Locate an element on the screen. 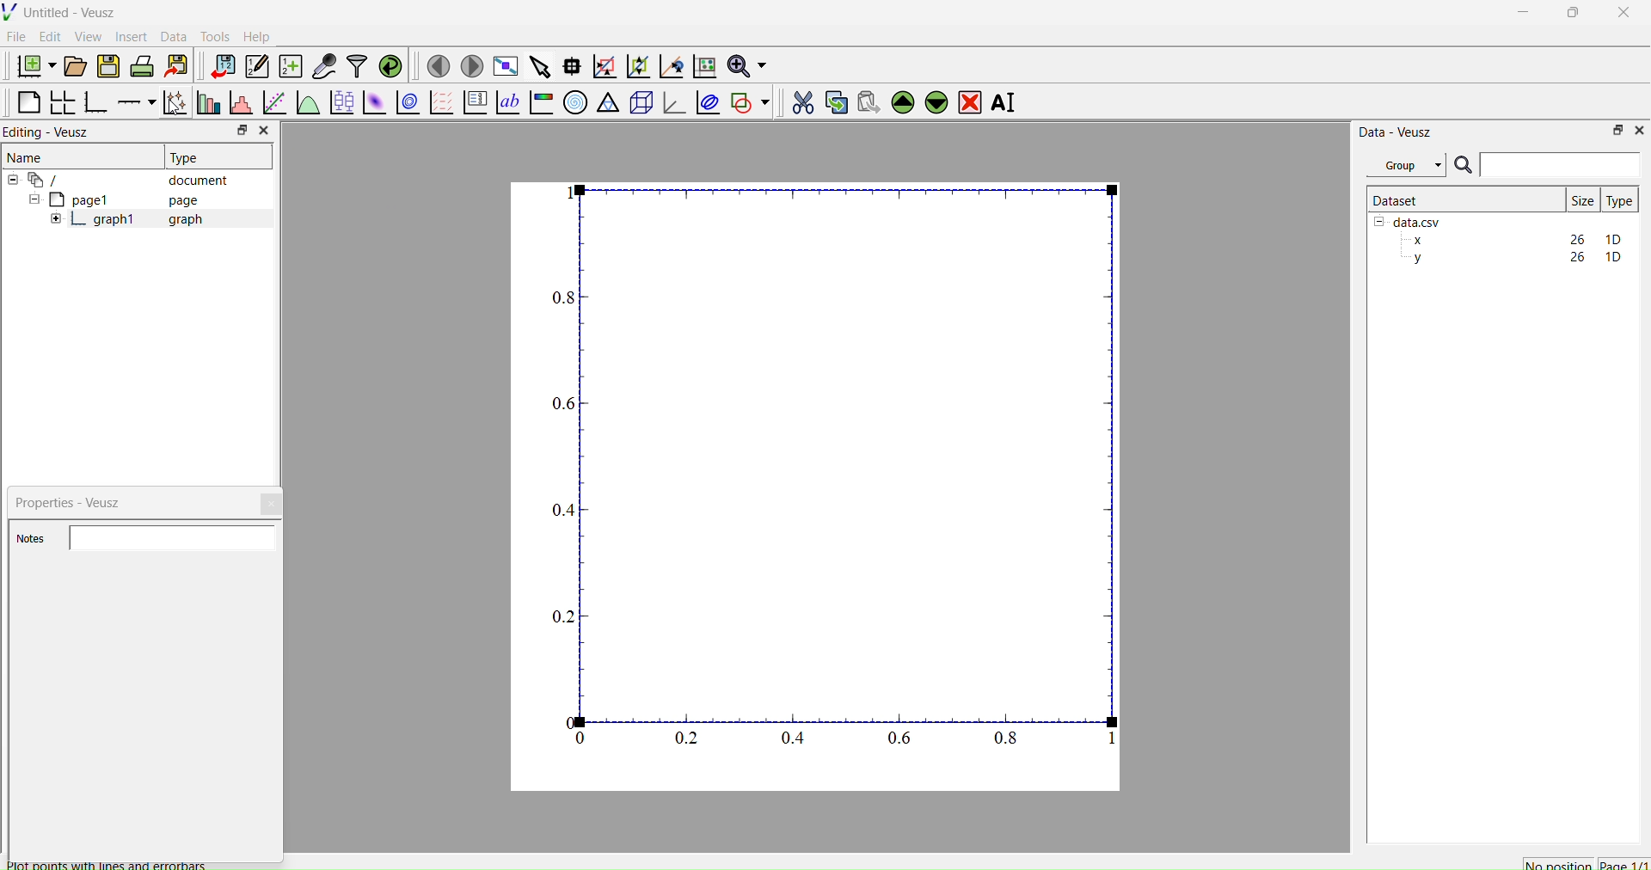 The width and height of the screenshot is (1651, 870). Edit is located at coordinates (48, 36).